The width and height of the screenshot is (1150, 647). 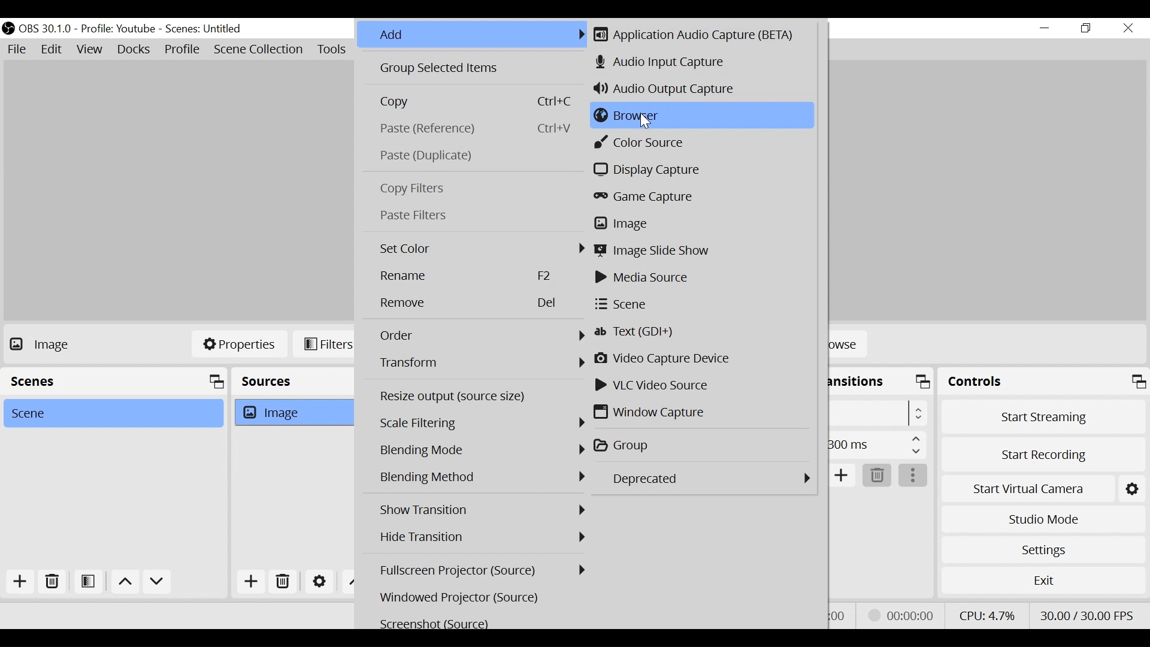 I want to click on View, so click(x=89, y=51).